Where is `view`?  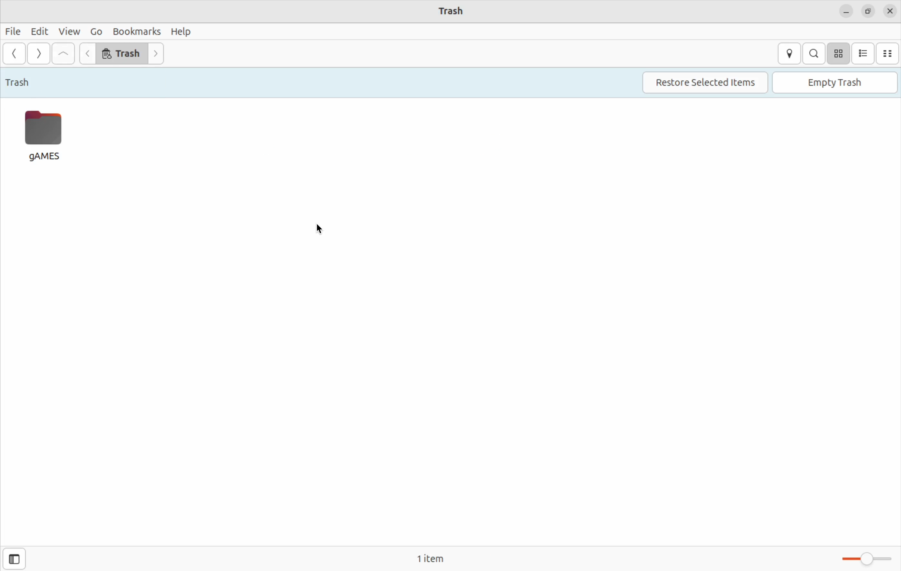 view is located at coordinates (69, 31).